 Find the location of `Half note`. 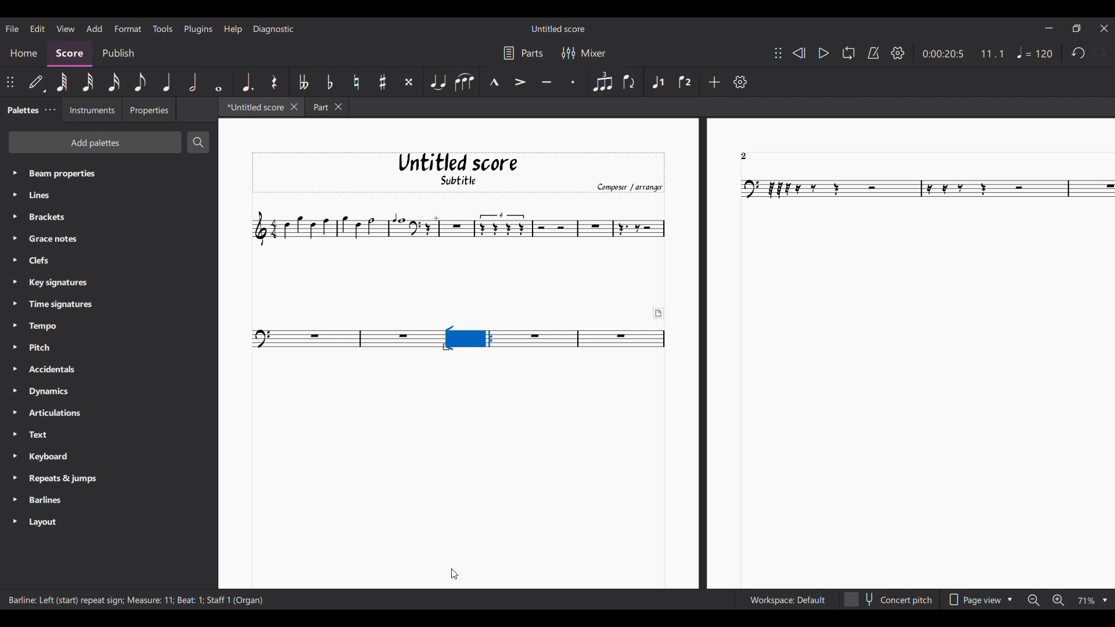

Half note is located at coordinates (193, 82).